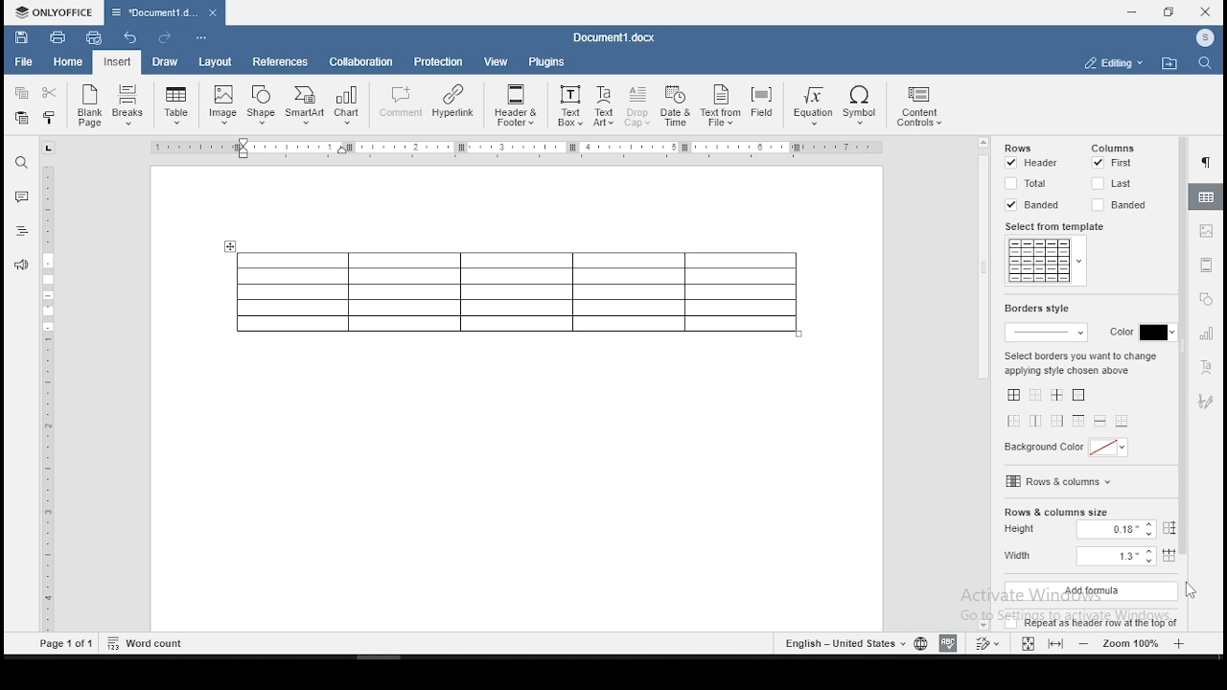 This screenshot has width=1227, height=690. What do you see at coordinates (720, 107) in the screenshot?
I see `Text From File` at bounding box center [720, 107].